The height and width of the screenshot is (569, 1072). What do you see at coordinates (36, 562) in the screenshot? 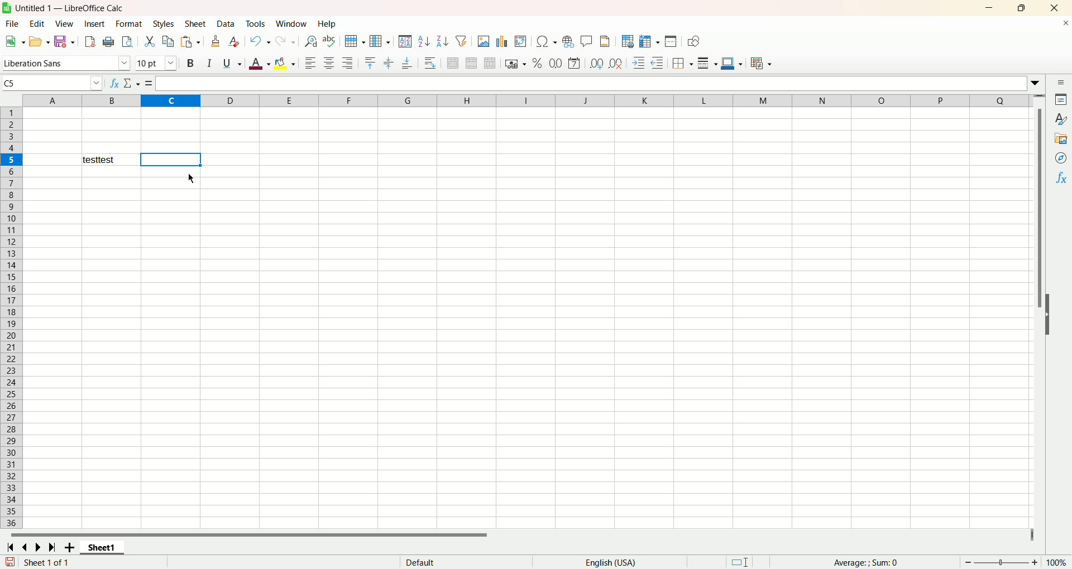
I see `sheet number` at bounding box center [36, 562].